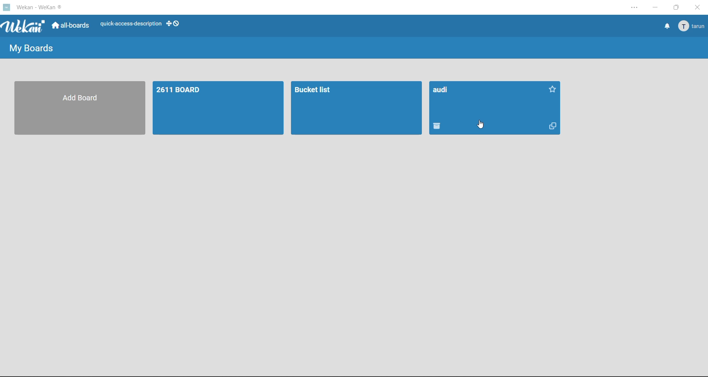 This screenshot has width=708, height=377. What do you see at coordinates (23, 27) in the screenshot?
I see `app logo WeKan` at bounding box center [23, 27].